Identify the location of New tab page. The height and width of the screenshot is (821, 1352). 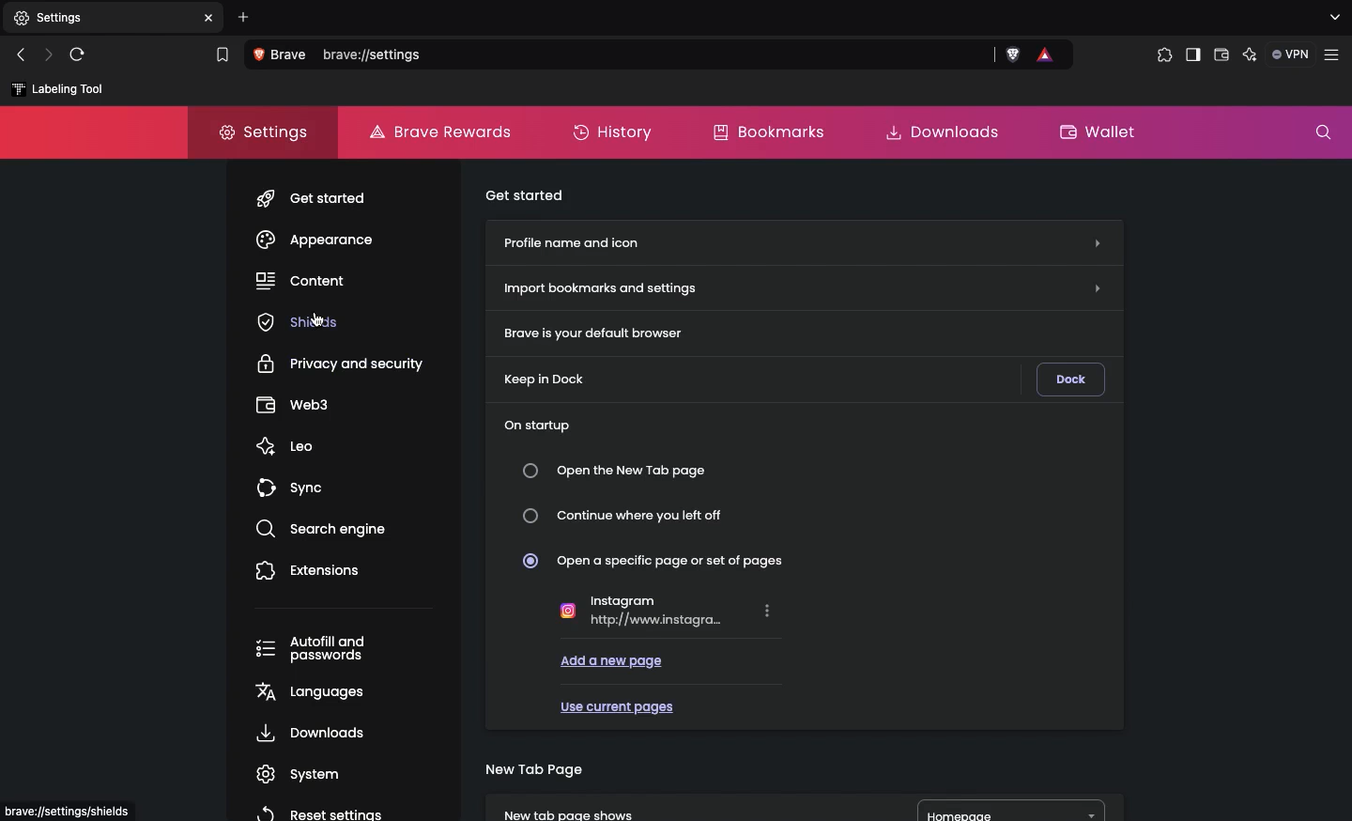
(537, 771).